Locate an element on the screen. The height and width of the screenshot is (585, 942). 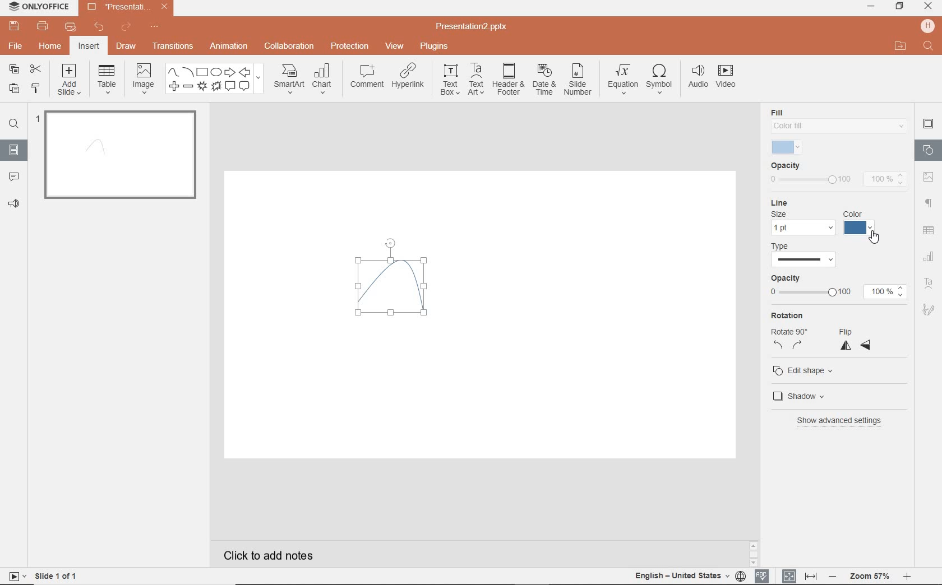
CHART is located at coordinates (325, 80).